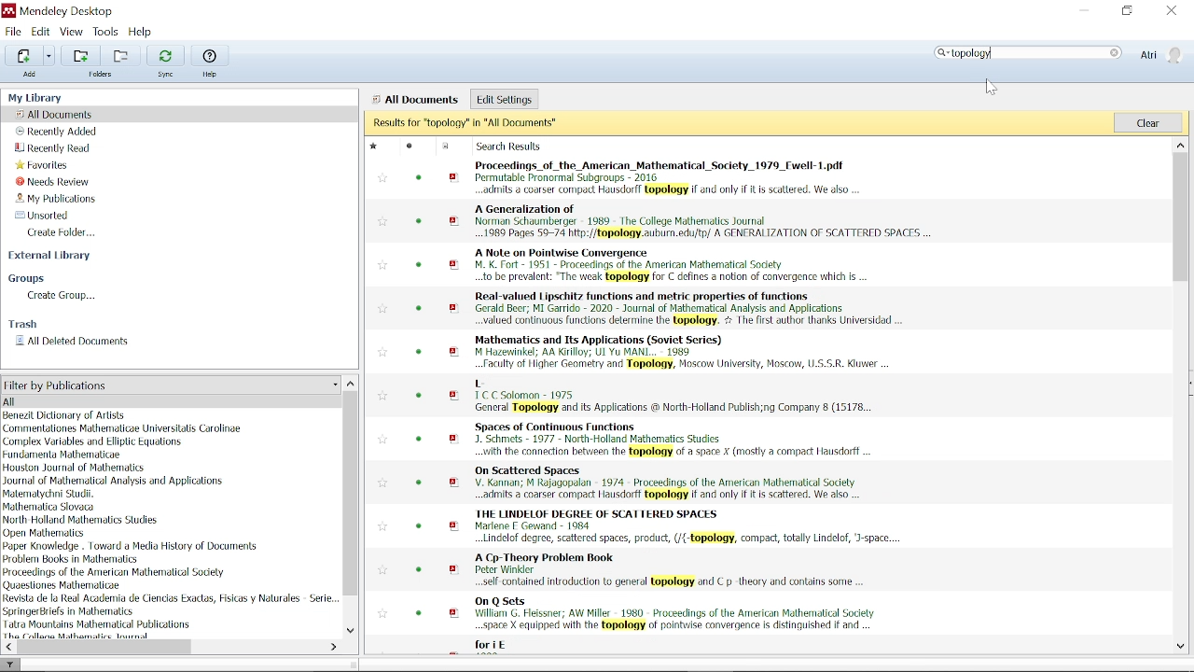 This screenshot has height=672, width=1194. Describe the element at coordinates (46, 97) in the screenshot. I see `my library` at that location.